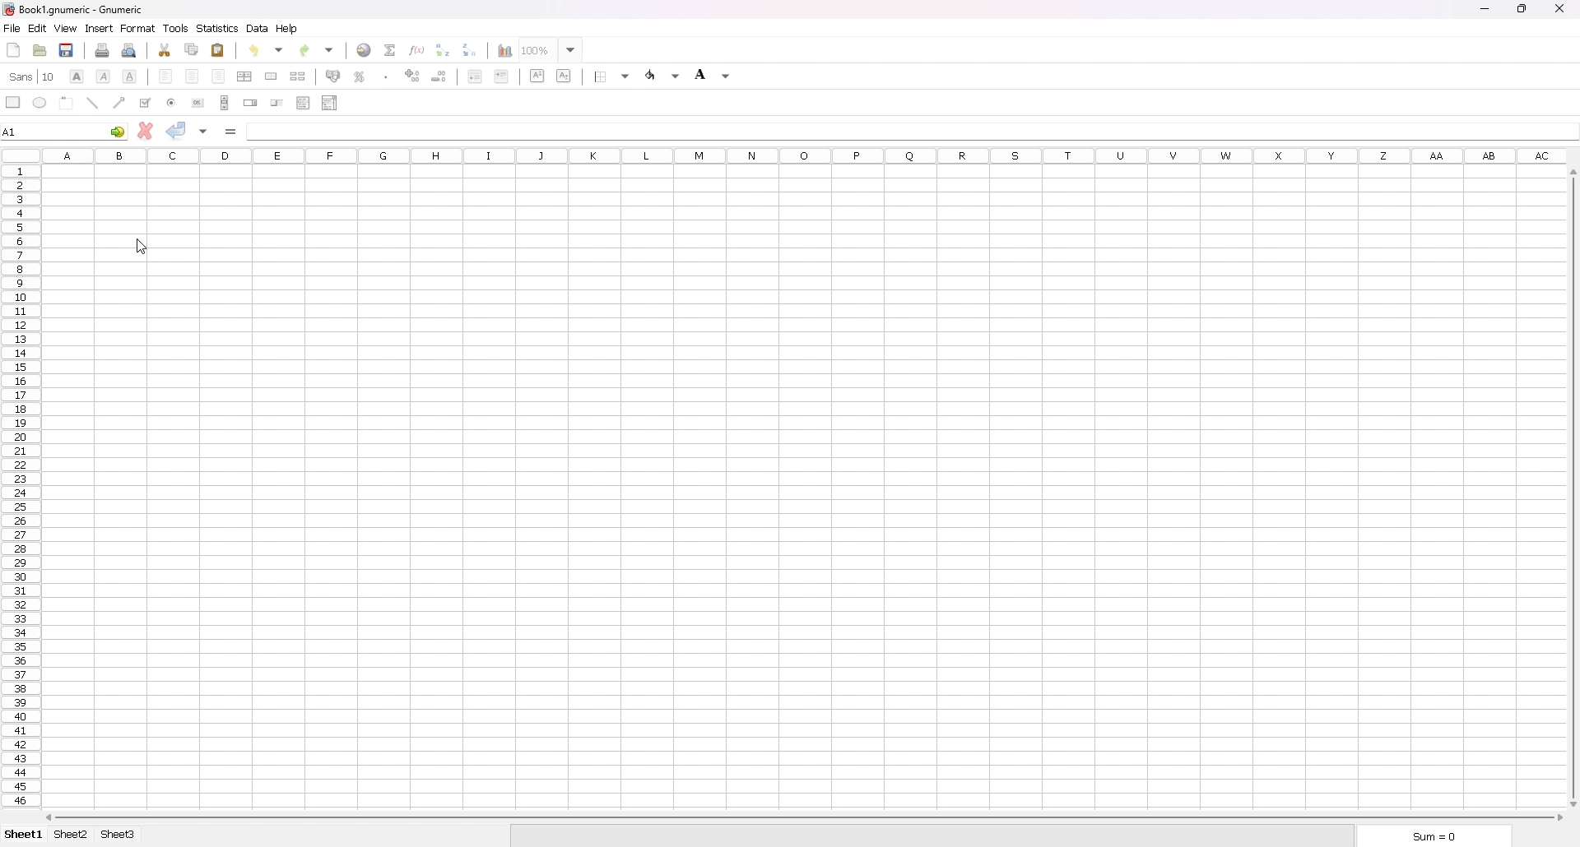 The height and width of the screenshot is (847, 1580). I want to click on statistics, so click(217, 29).